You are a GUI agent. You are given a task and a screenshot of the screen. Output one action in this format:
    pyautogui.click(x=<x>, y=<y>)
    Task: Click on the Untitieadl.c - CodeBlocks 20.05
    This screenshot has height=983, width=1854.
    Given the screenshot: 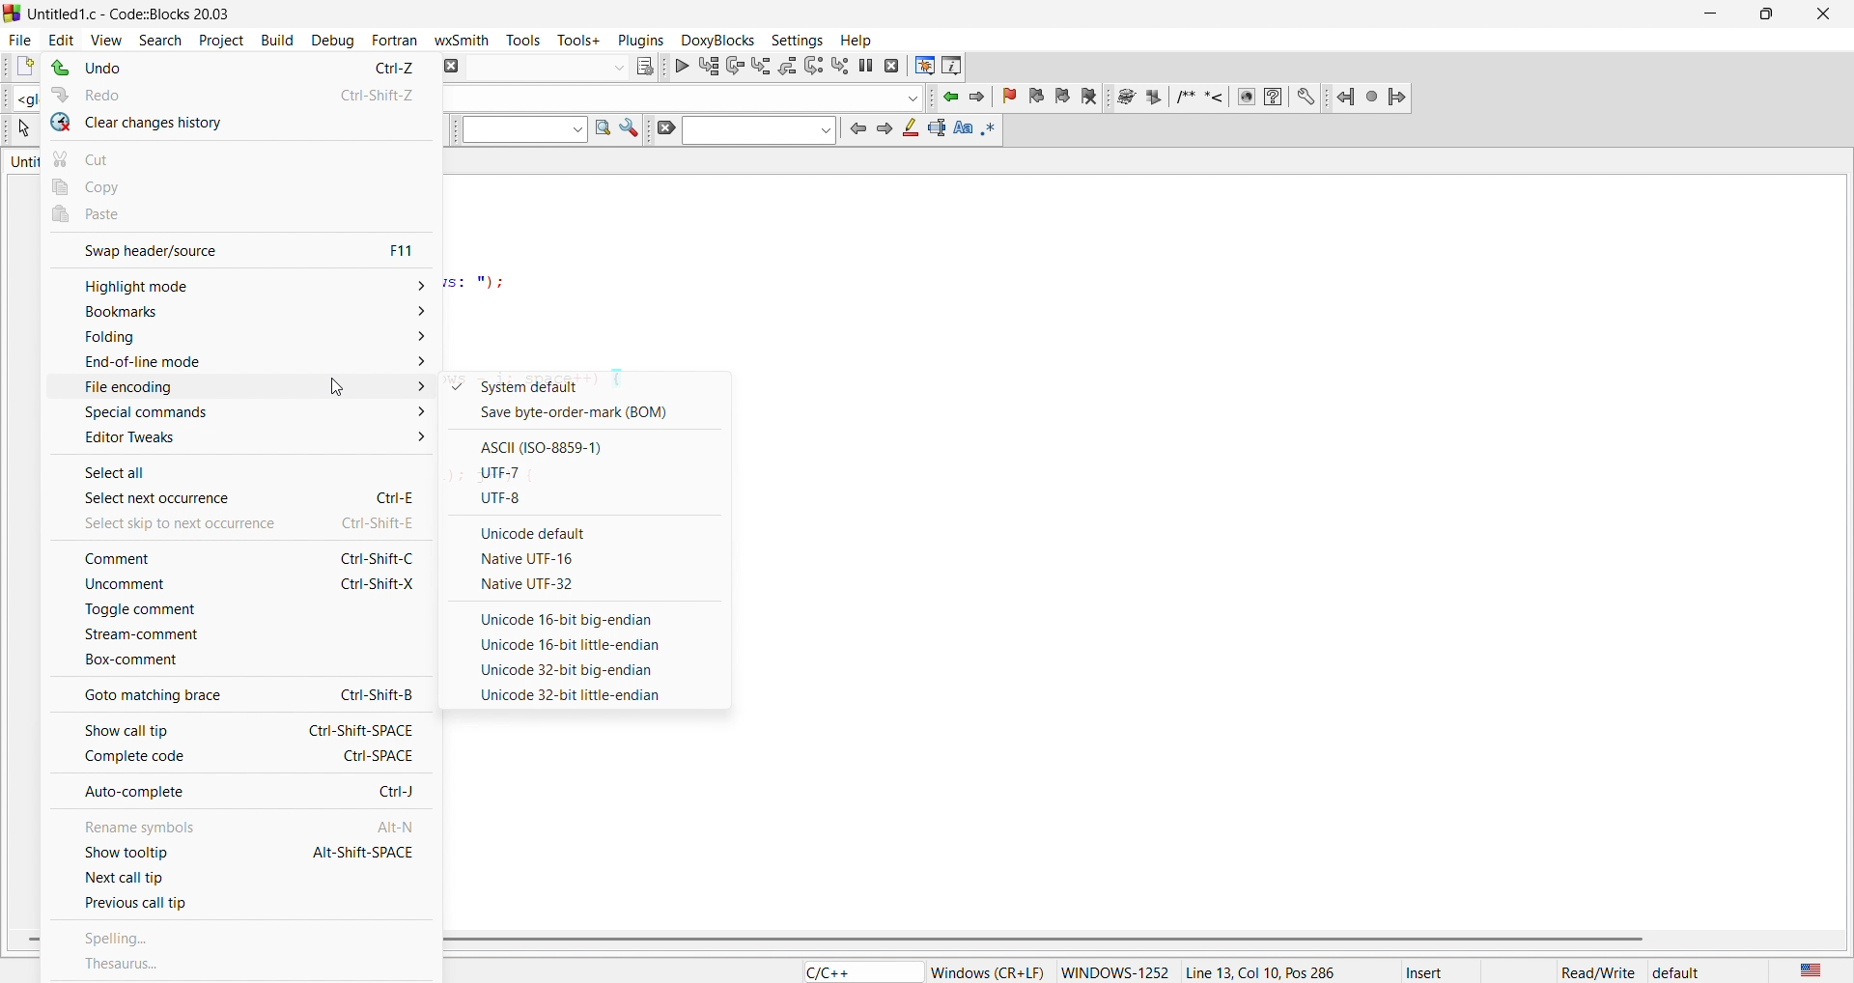 What is the action you would take?
    pyautogui.click(x=138, y=14)
    